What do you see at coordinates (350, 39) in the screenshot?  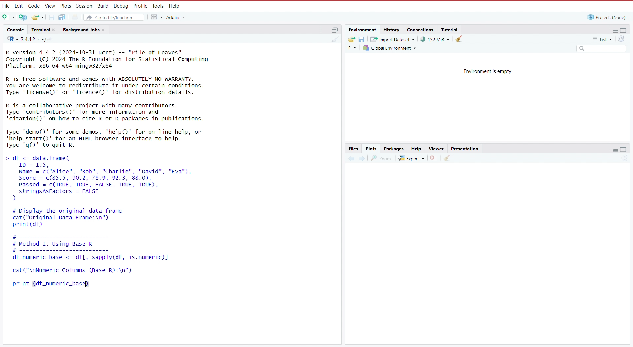 I see `Load workspace` at bounding box center [350, 39].